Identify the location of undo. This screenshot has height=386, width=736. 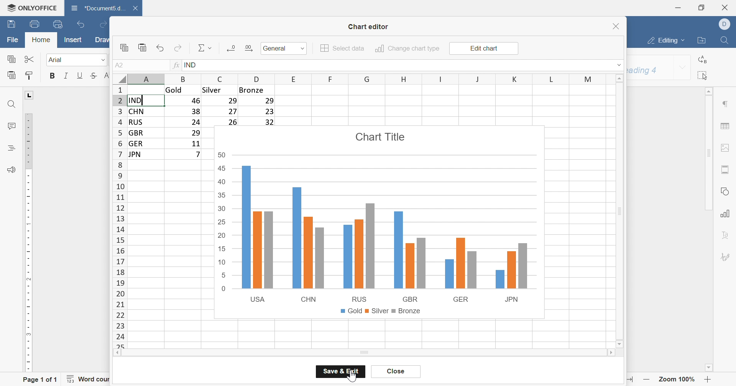
(82, 24).